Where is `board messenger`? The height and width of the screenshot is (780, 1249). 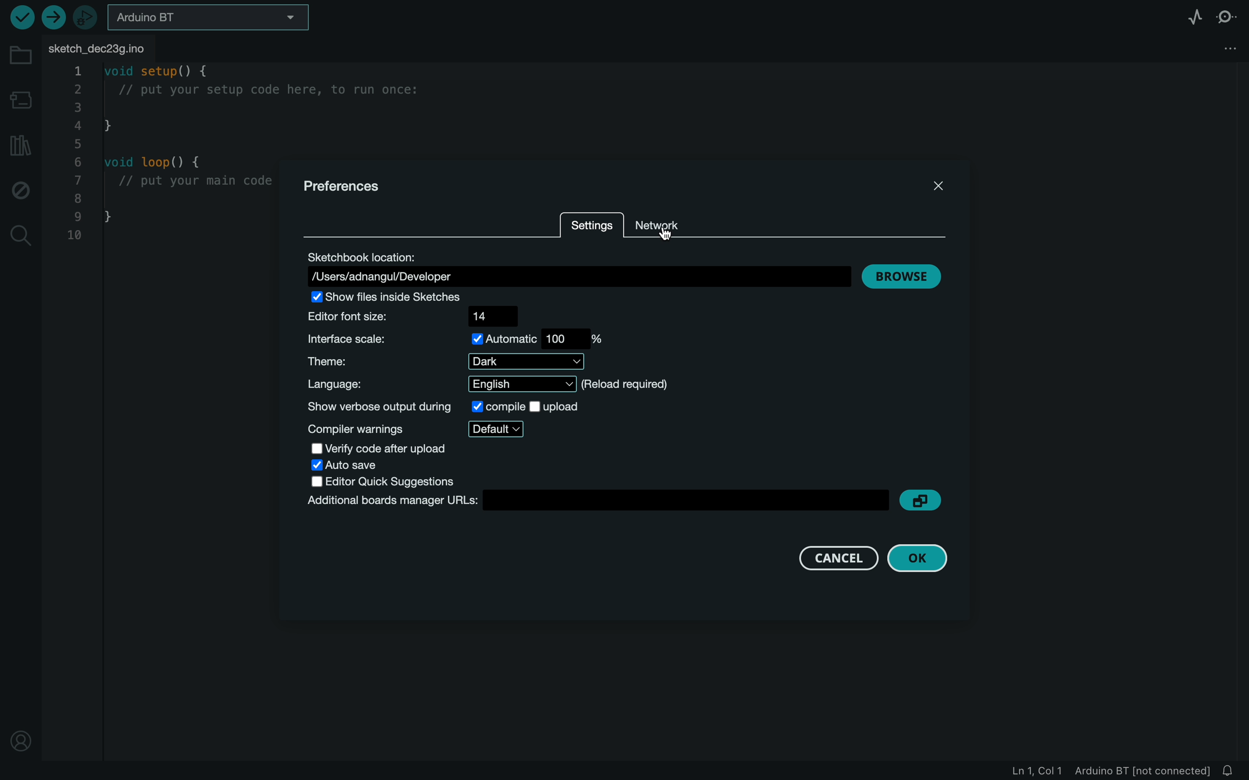 board messenger is located at coordinates (595, 501).